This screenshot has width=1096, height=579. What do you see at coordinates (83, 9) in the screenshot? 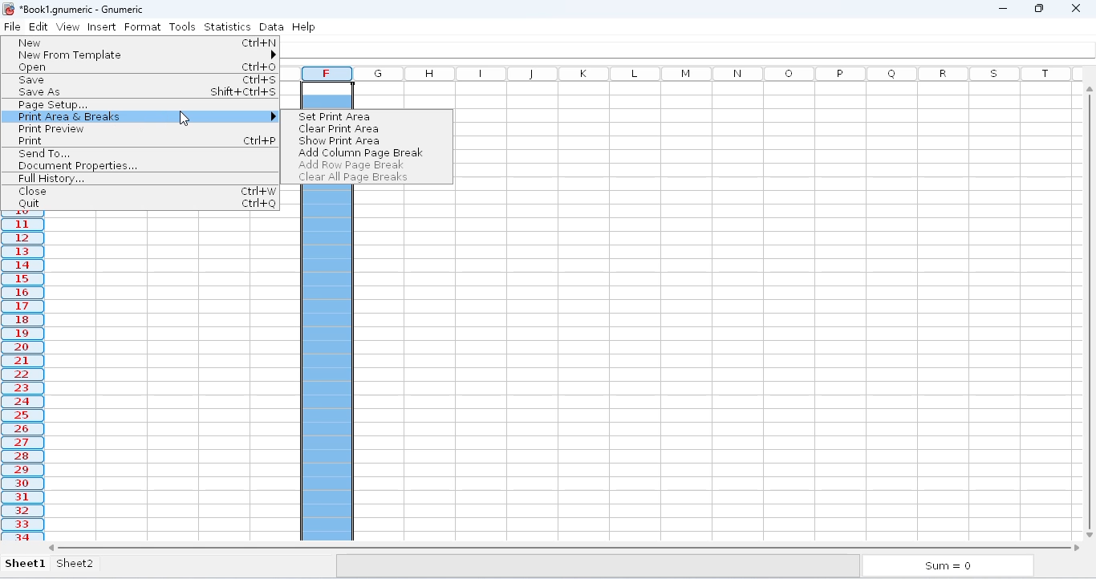
I see `Book1 numeric - Gnumeric` at bounding box center [83, 9].